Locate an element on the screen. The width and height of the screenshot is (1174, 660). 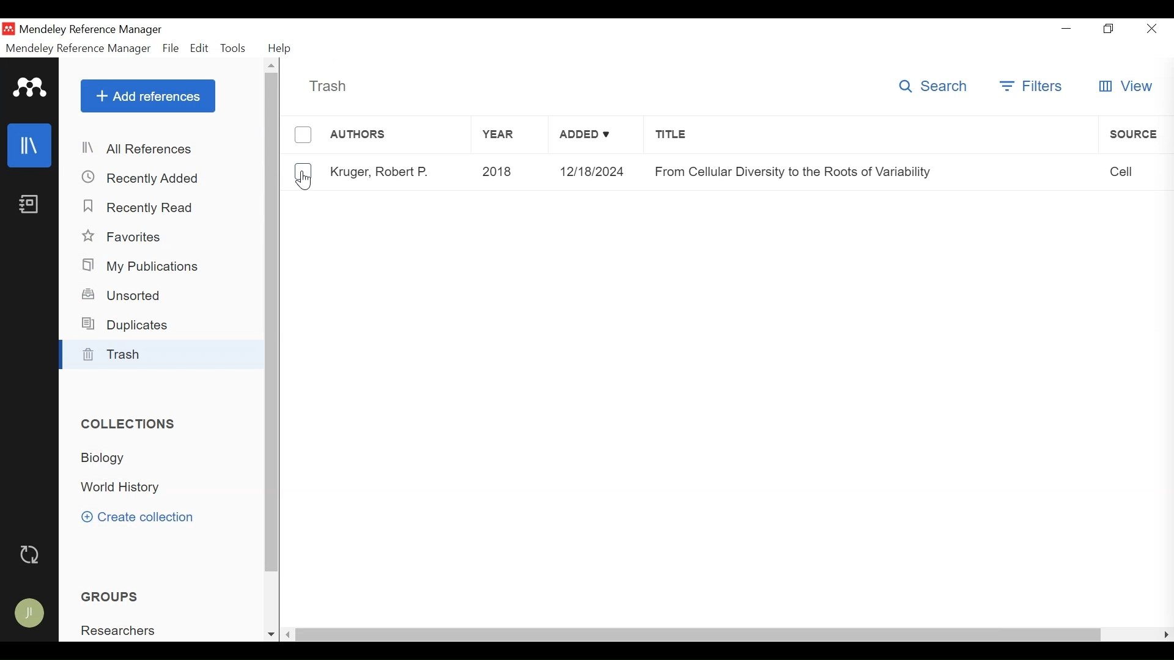
File is located at coordinates (171, 48).